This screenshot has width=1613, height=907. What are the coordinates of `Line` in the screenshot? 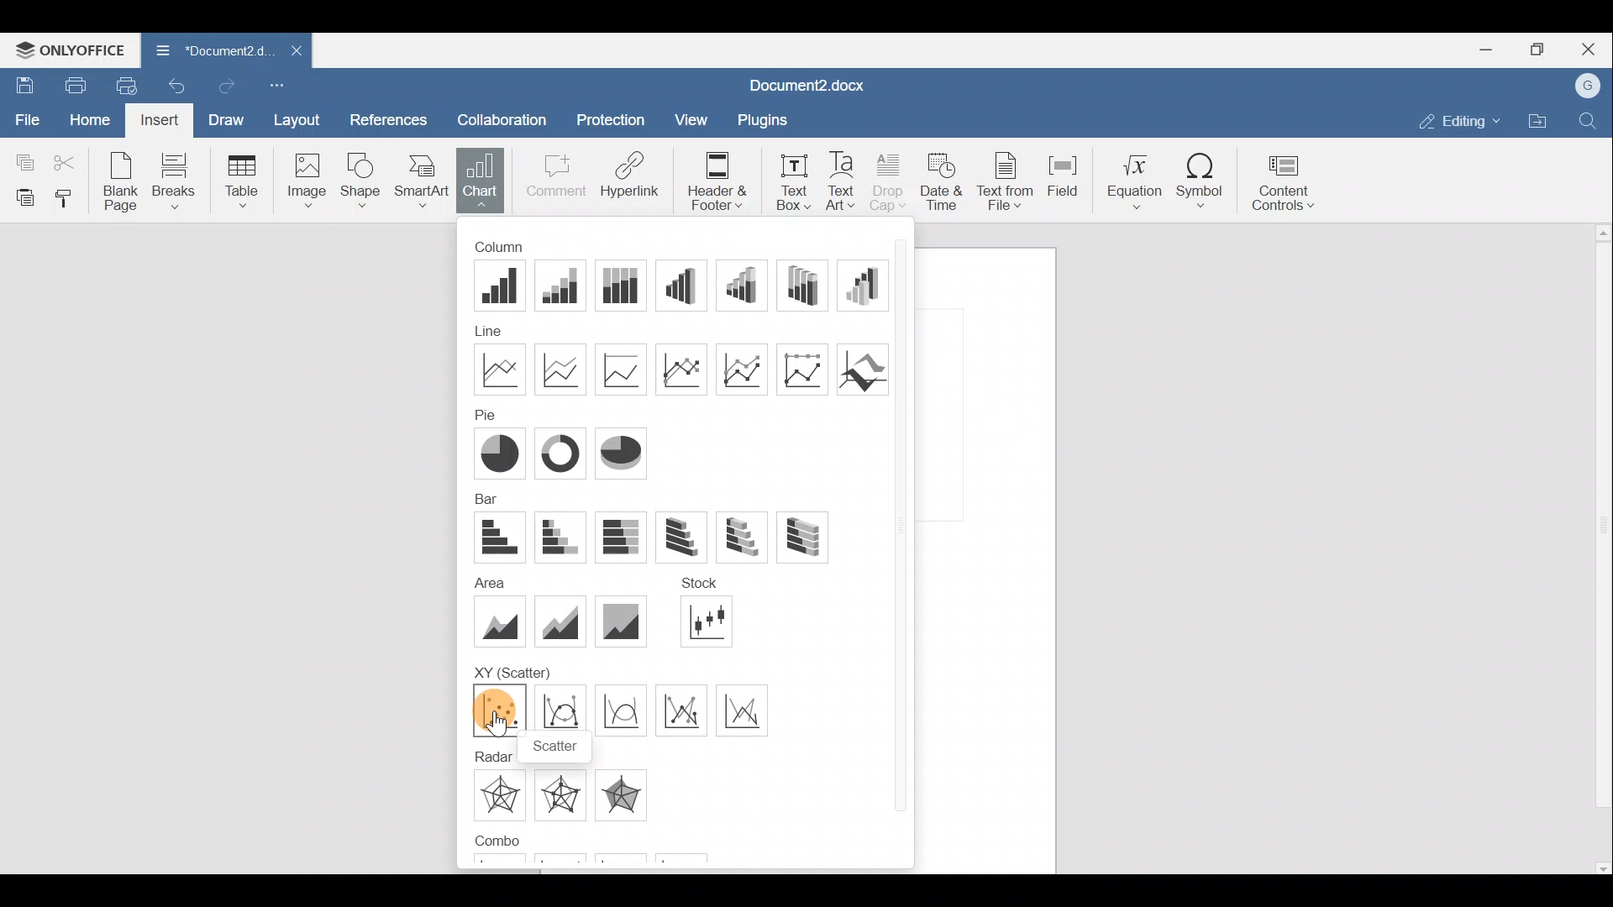 It's located at (505, 331).